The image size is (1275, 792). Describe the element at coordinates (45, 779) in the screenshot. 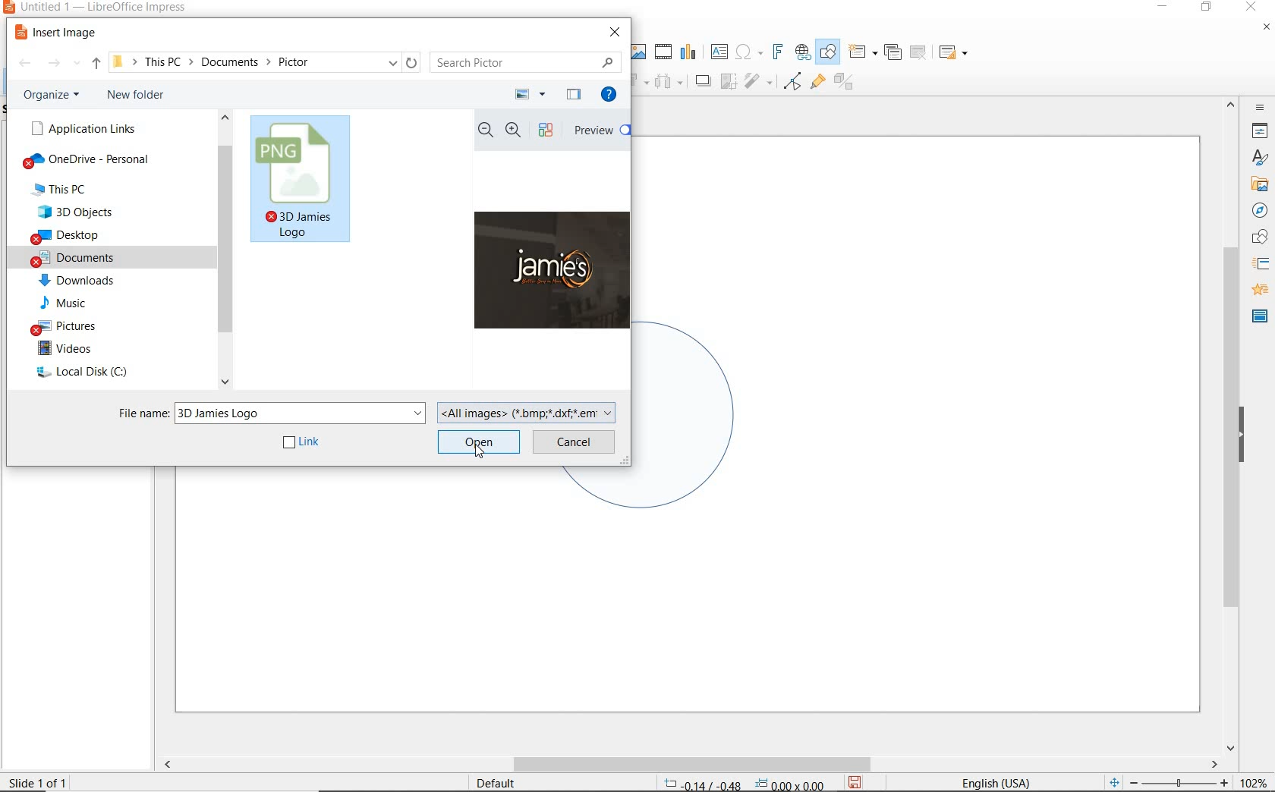

I see `slide 1 of 1` at that location.